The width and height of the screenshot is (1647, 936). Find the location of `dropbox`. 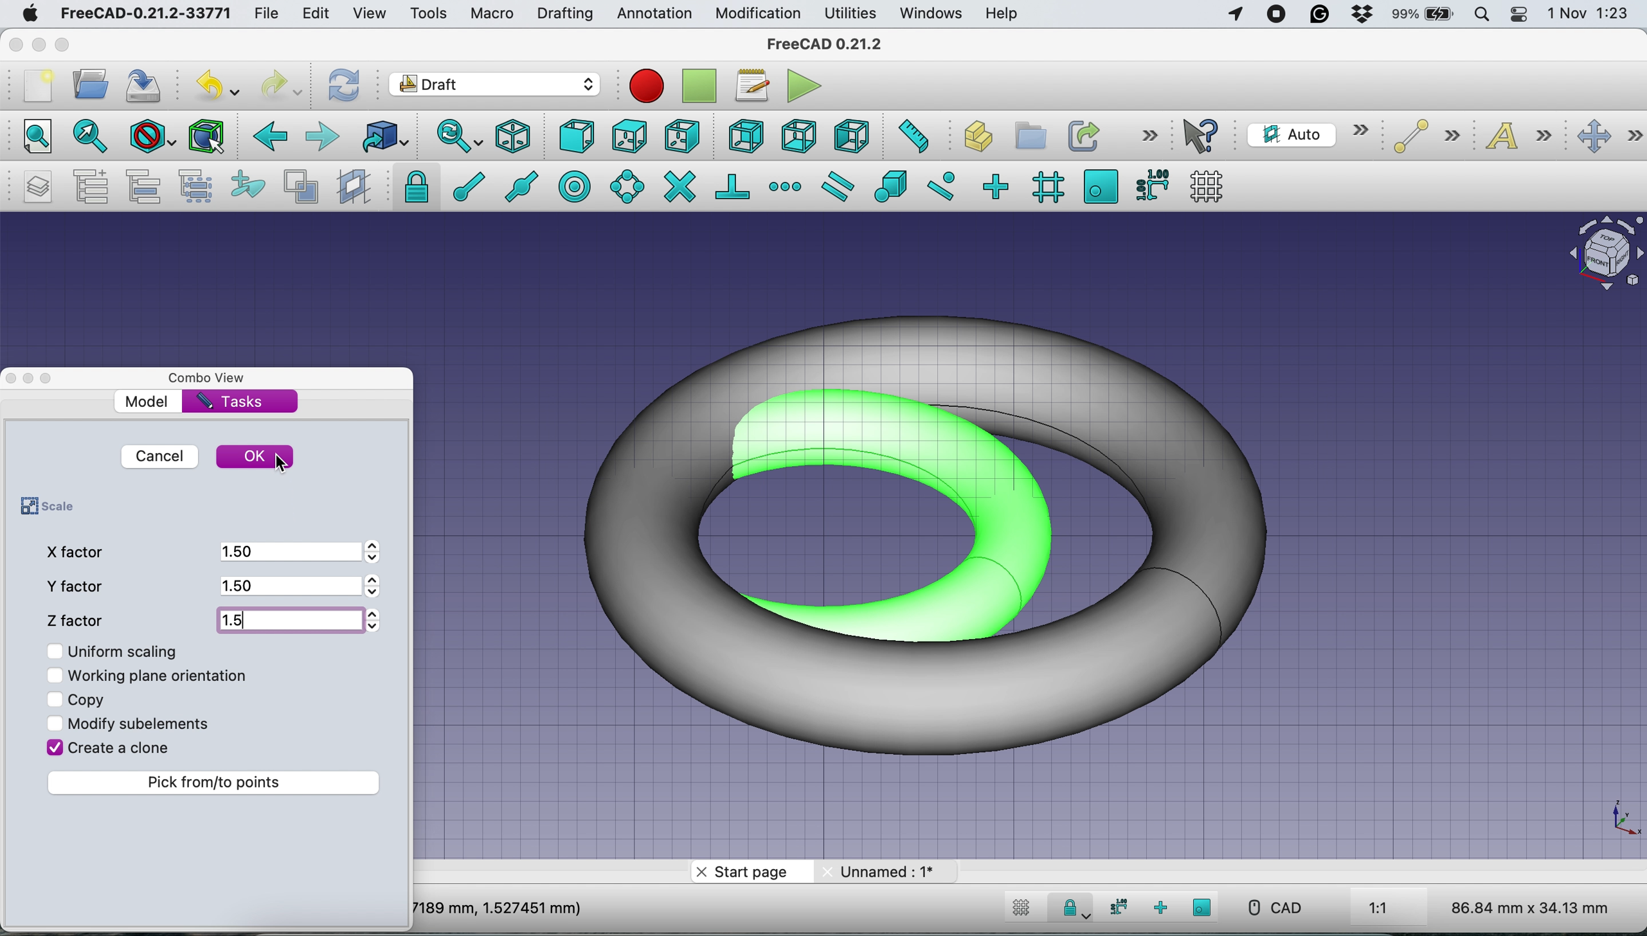

dropbox is located at coordinates (1360, 14).